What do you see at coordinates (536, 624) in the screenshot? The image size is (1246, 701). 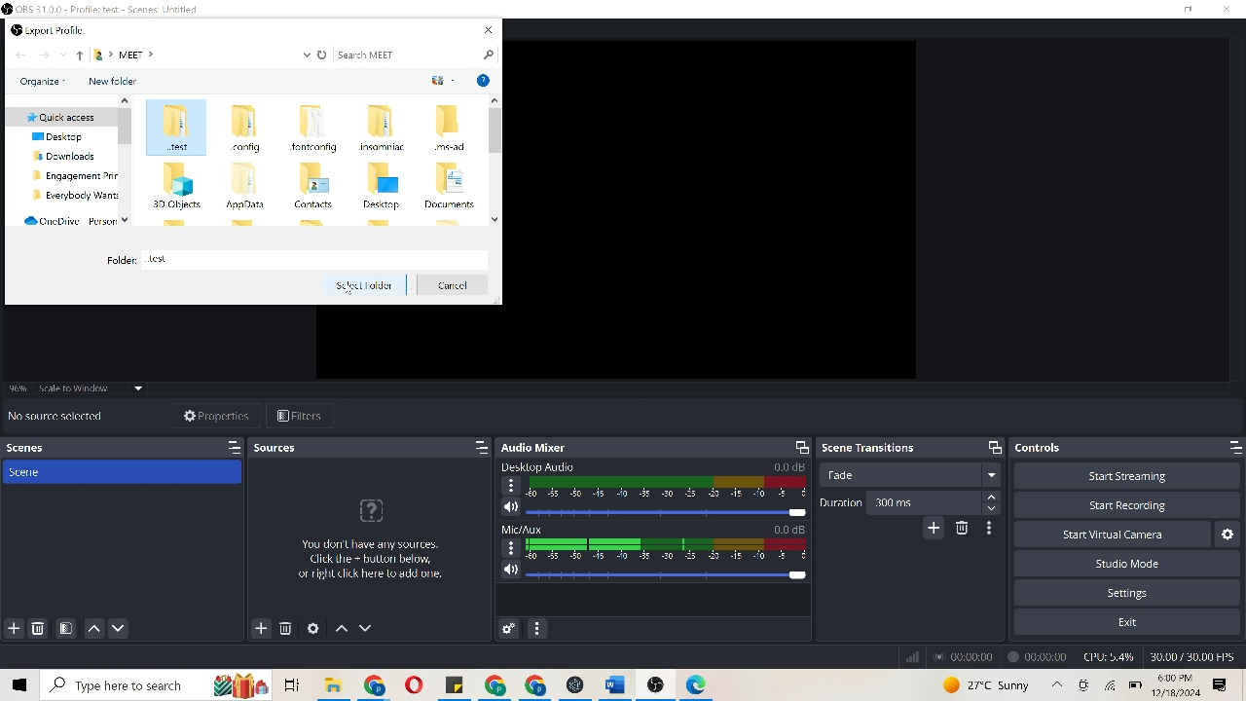 I see `audio mixer menu` at bounding box center [536, 624].